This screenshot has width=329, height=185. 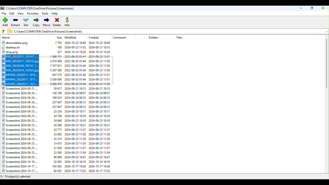 I want to click on File, so click(x=4, y=13).